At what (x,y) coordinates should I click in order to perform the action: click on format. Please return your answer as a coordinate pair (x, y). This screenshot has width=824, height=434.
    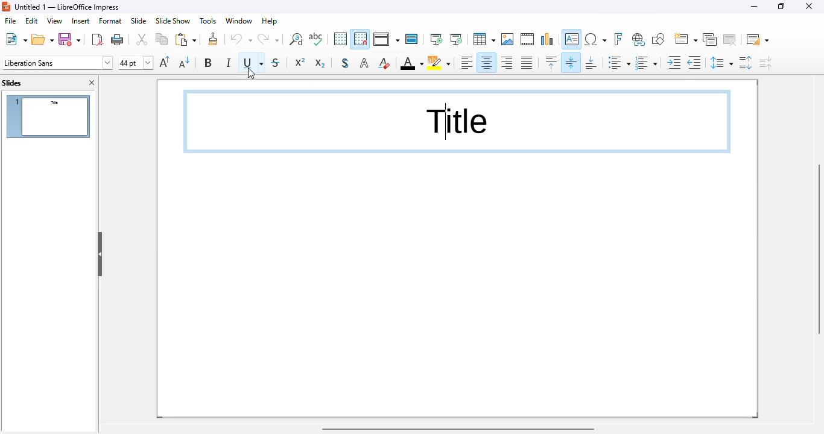
    Looking at the image, I should click on (111, 21).